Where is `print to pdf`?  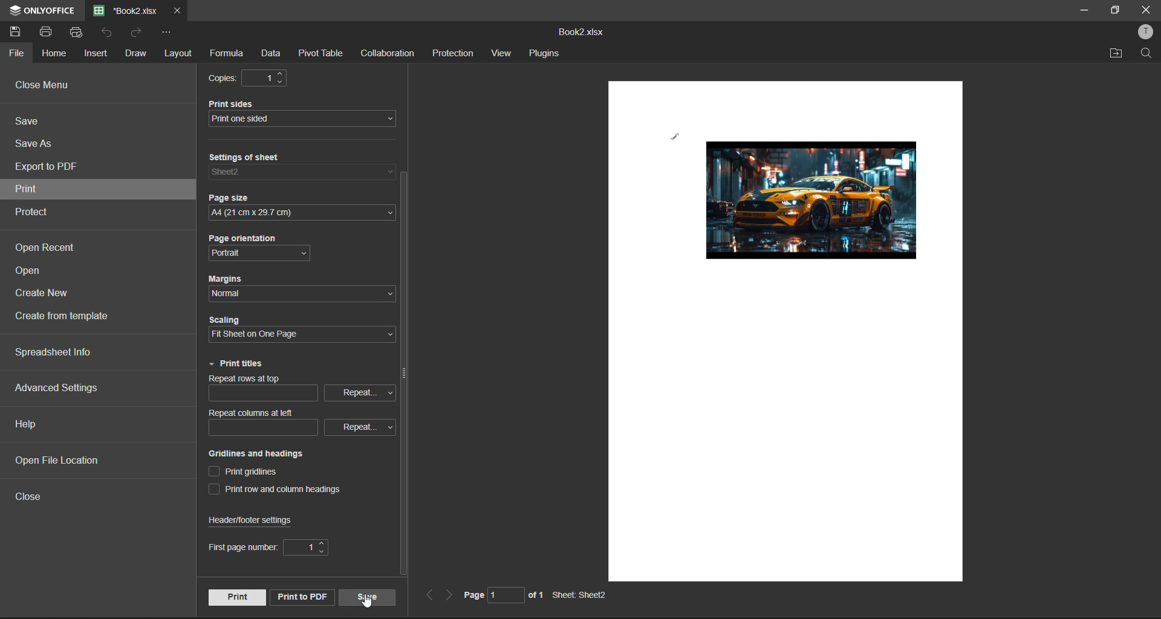 print to pdf is located at coordinates (300, 595).